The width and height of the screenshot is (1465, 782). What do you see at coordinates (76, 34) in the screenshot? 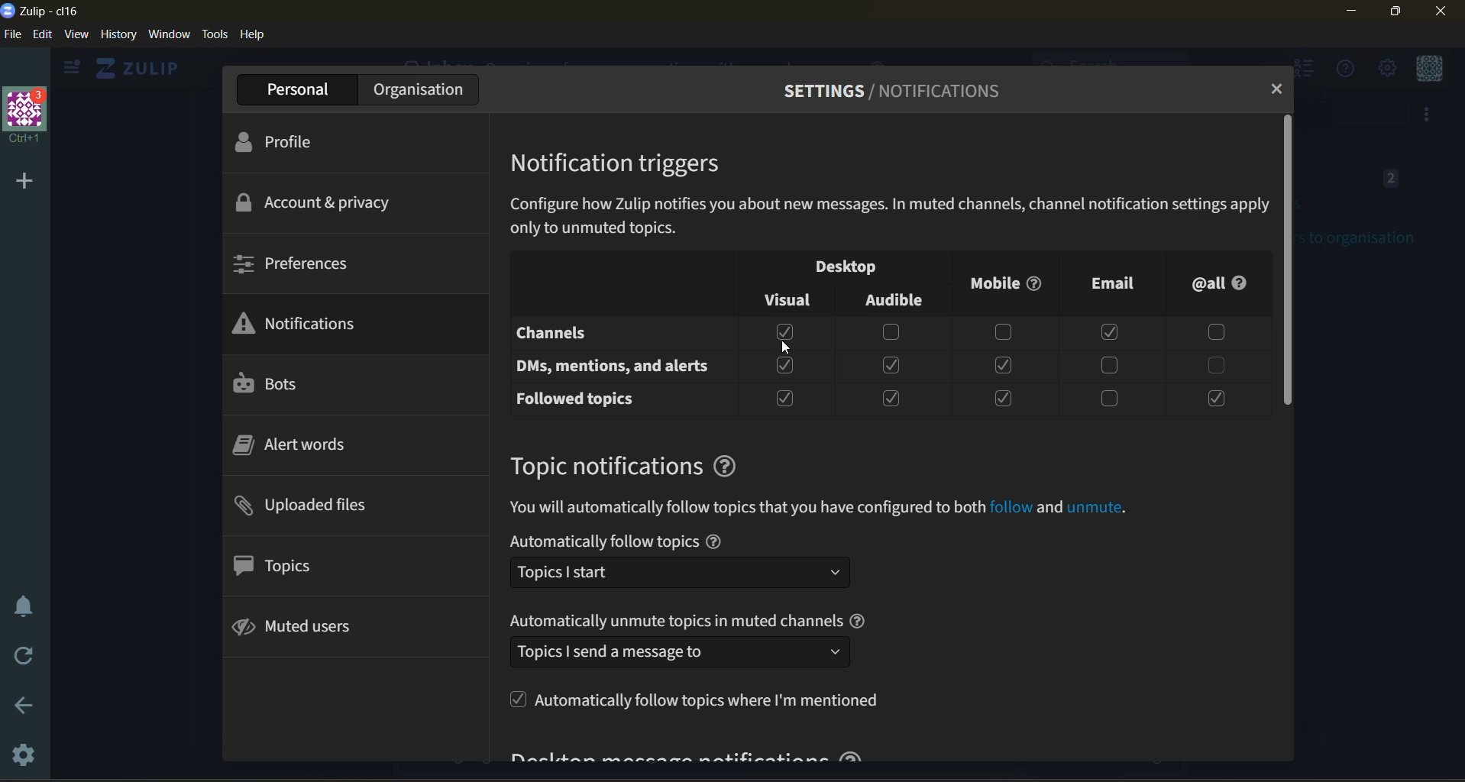
I see `view` at bounding box center [76, 34].